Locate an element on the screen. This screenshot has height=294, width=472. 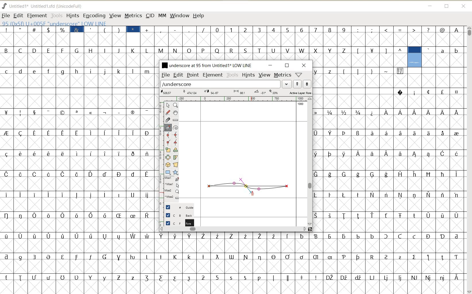
polygon or star is located at coordinates (175, 172).